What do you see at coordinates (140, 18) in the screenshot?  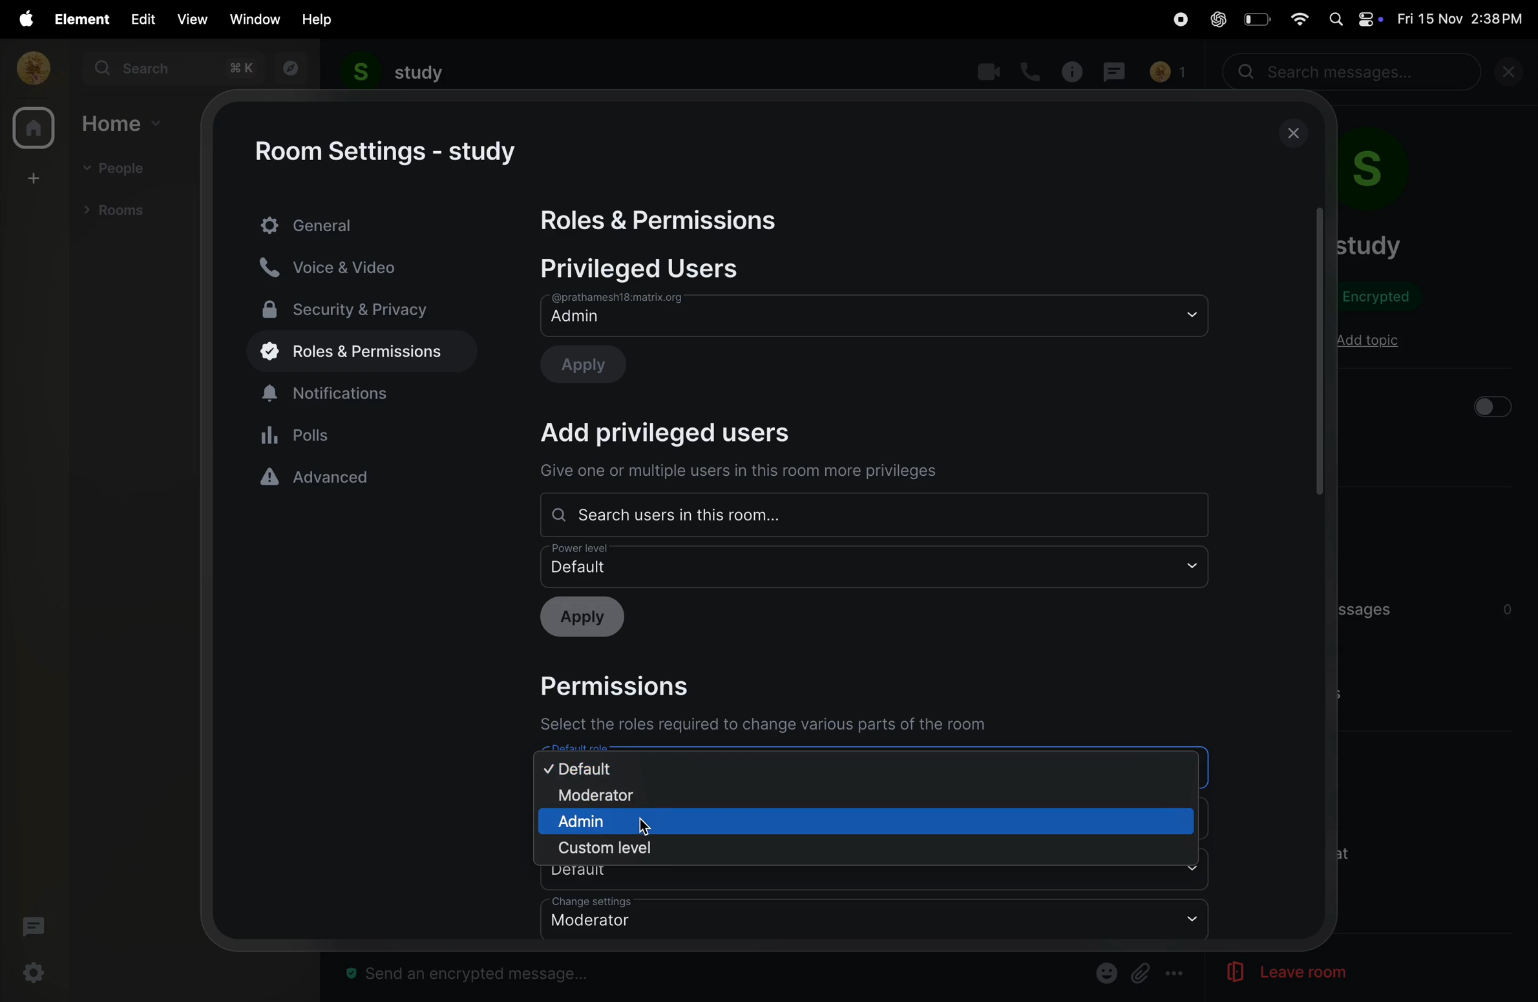 I see `edit` at bounding box center [140, 18].